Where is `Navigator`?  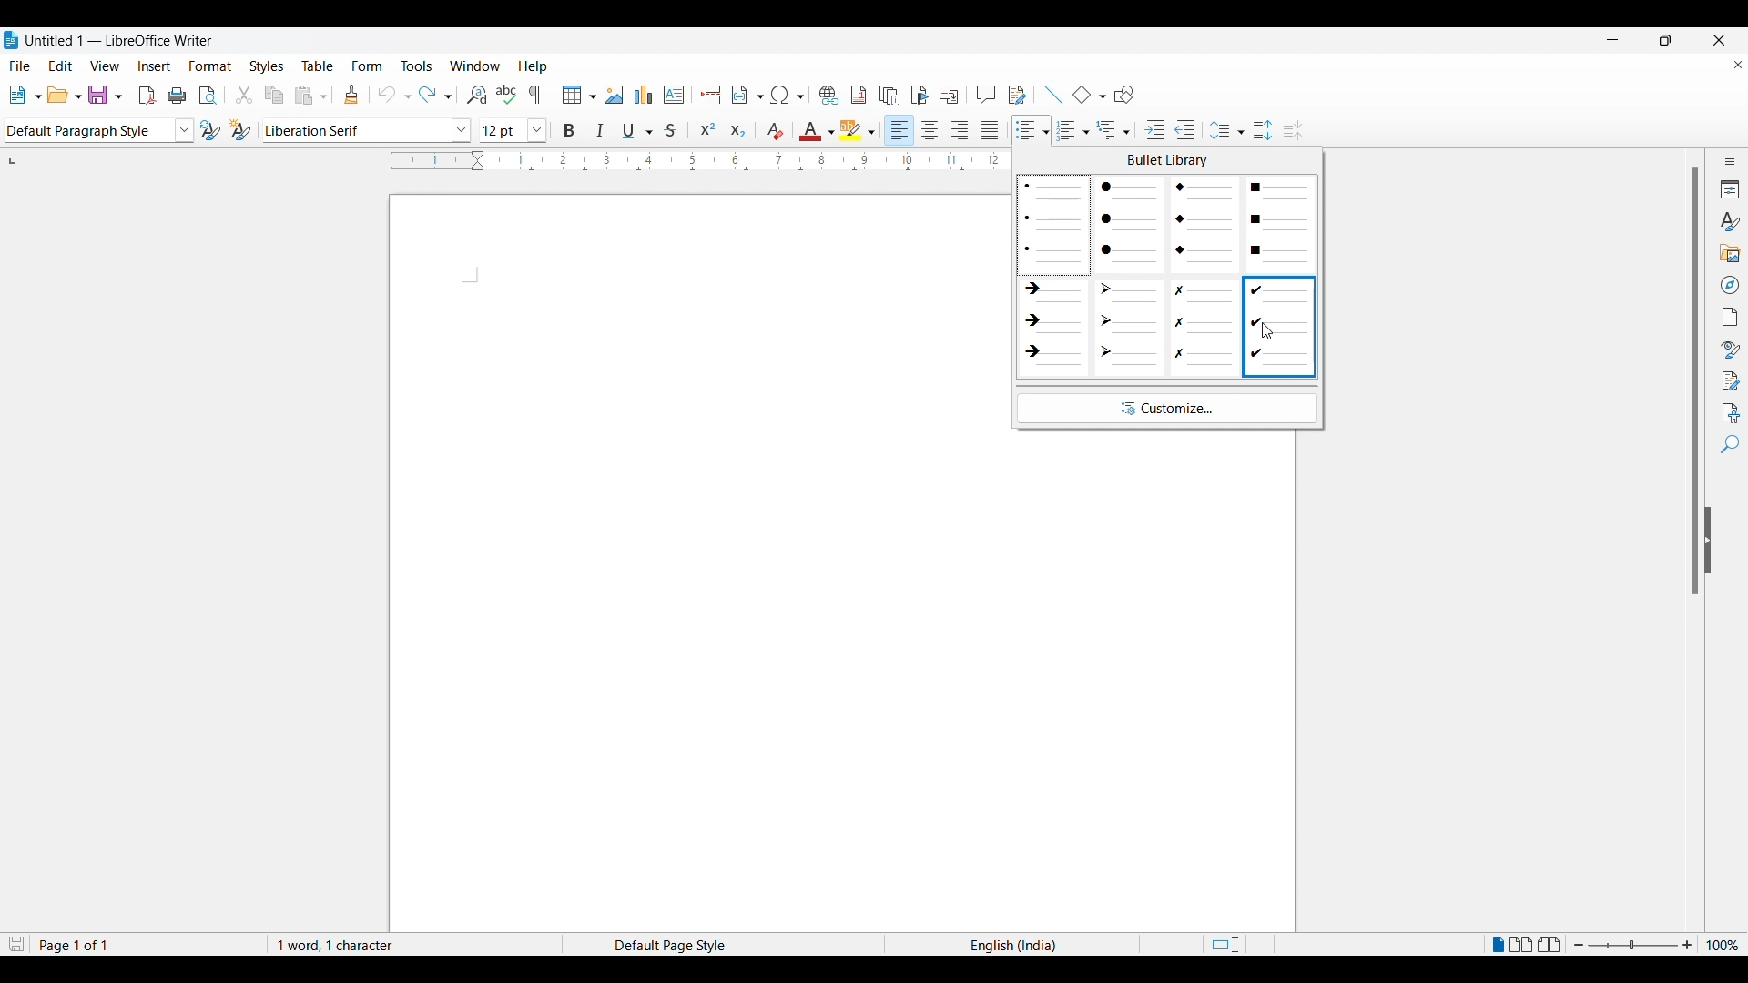 Navigator is located at coordinates (1727, 283).